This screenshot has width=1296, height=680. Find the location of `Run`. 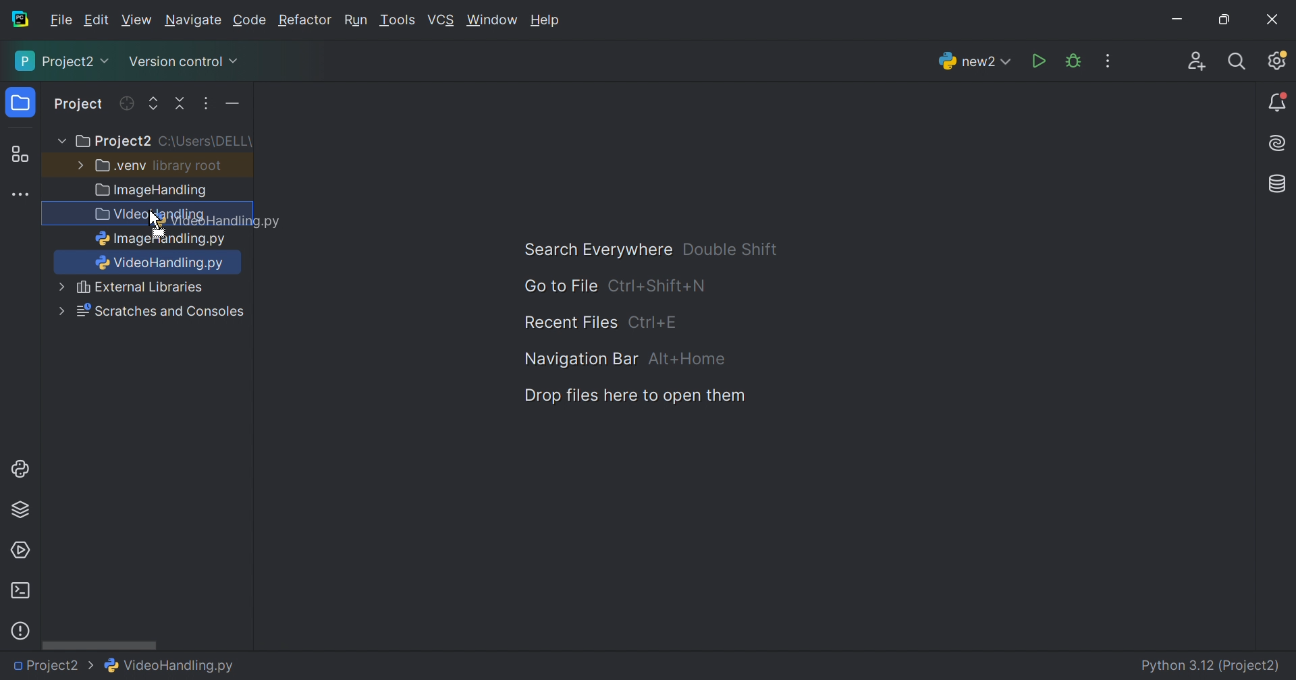

Run is located at coordinates (356, 22).